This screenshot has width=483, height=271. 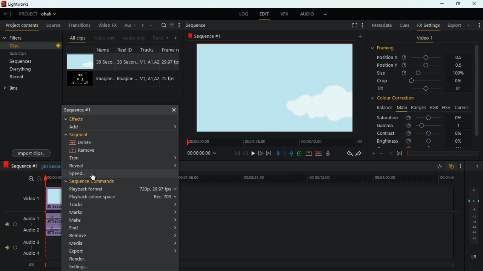 What do you see at coordinates (261, 153) in the screenshot?
I see `forward` at bounding box center [261, 153].